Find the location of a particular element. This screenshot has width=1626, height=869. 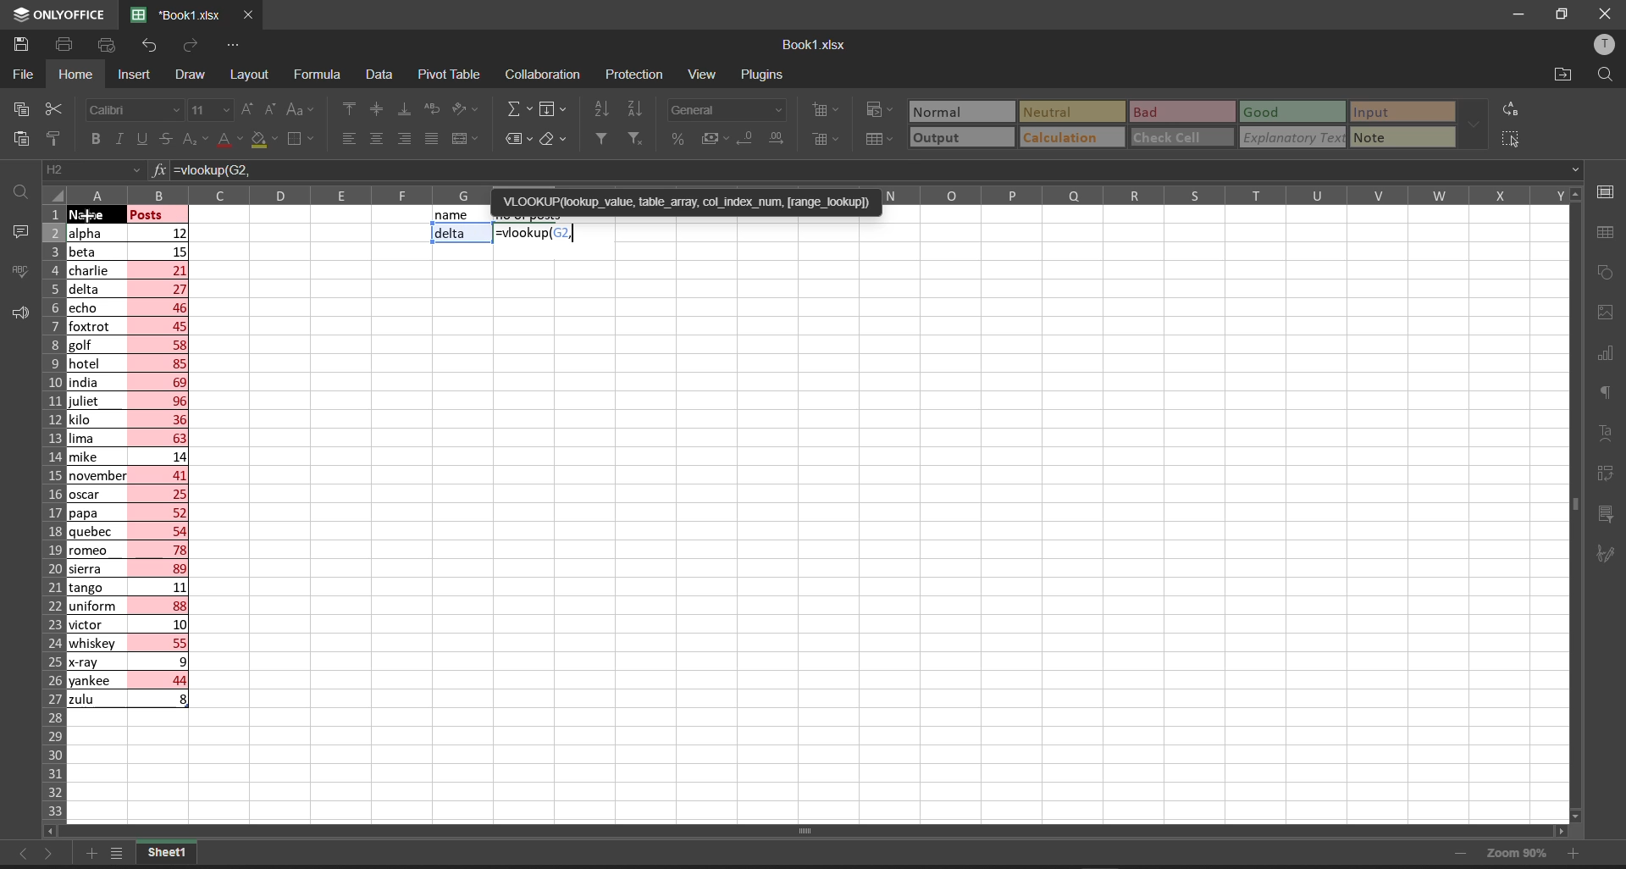

replace is located at coordinates (1512, 108).